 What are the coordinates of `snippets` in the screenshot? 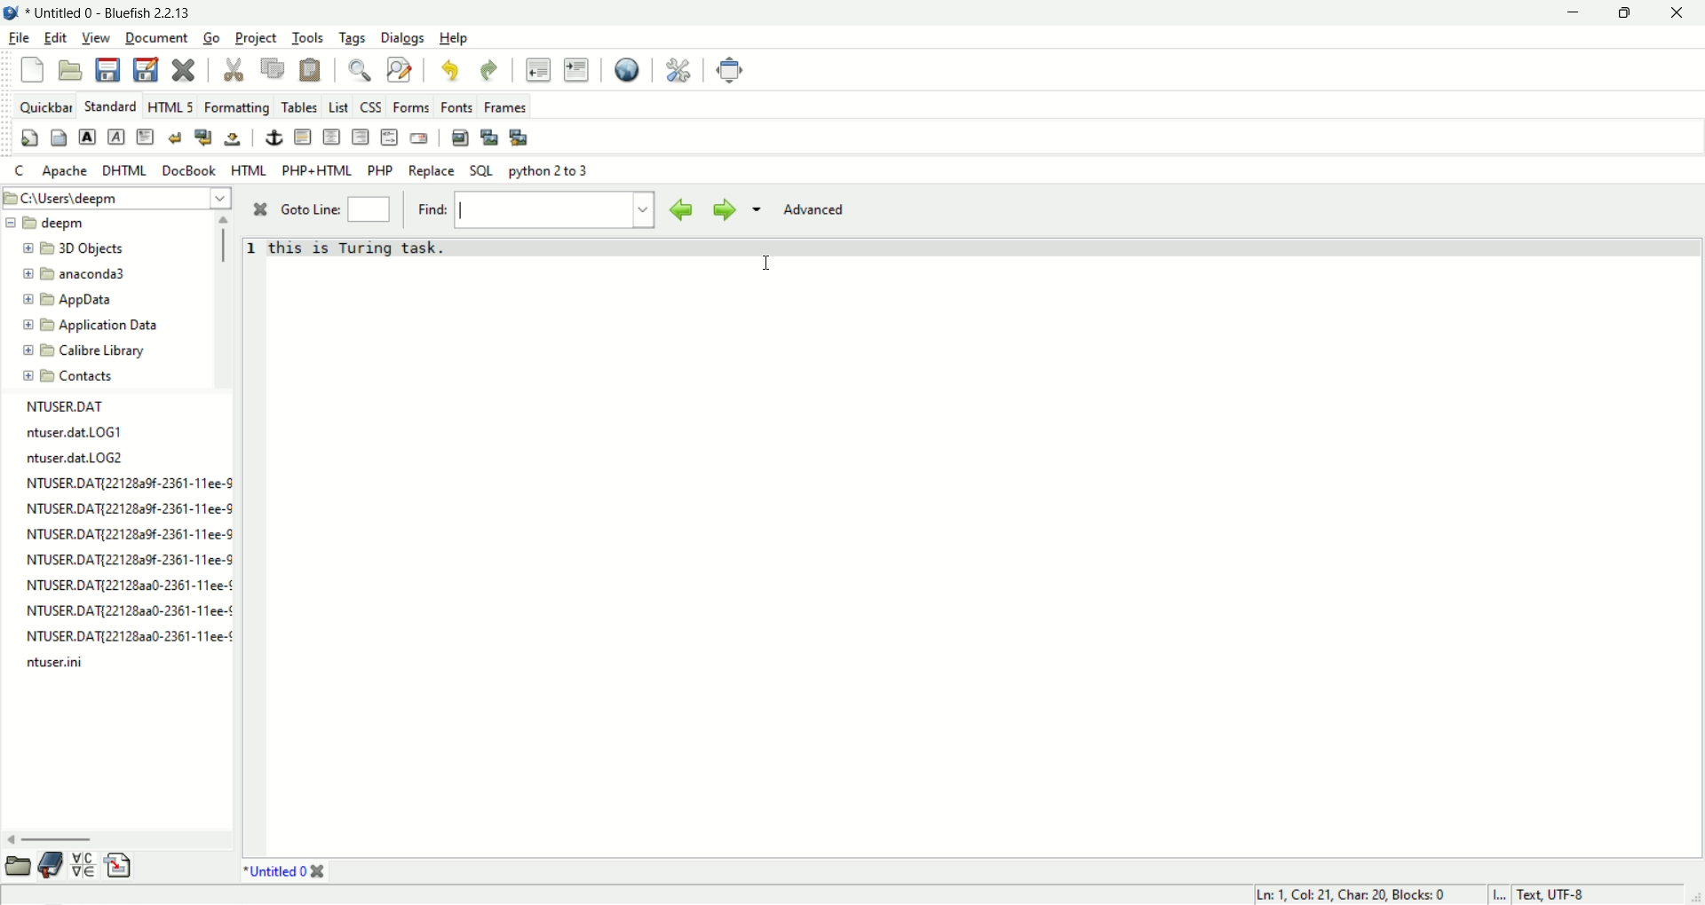 It's located at (120, 869).